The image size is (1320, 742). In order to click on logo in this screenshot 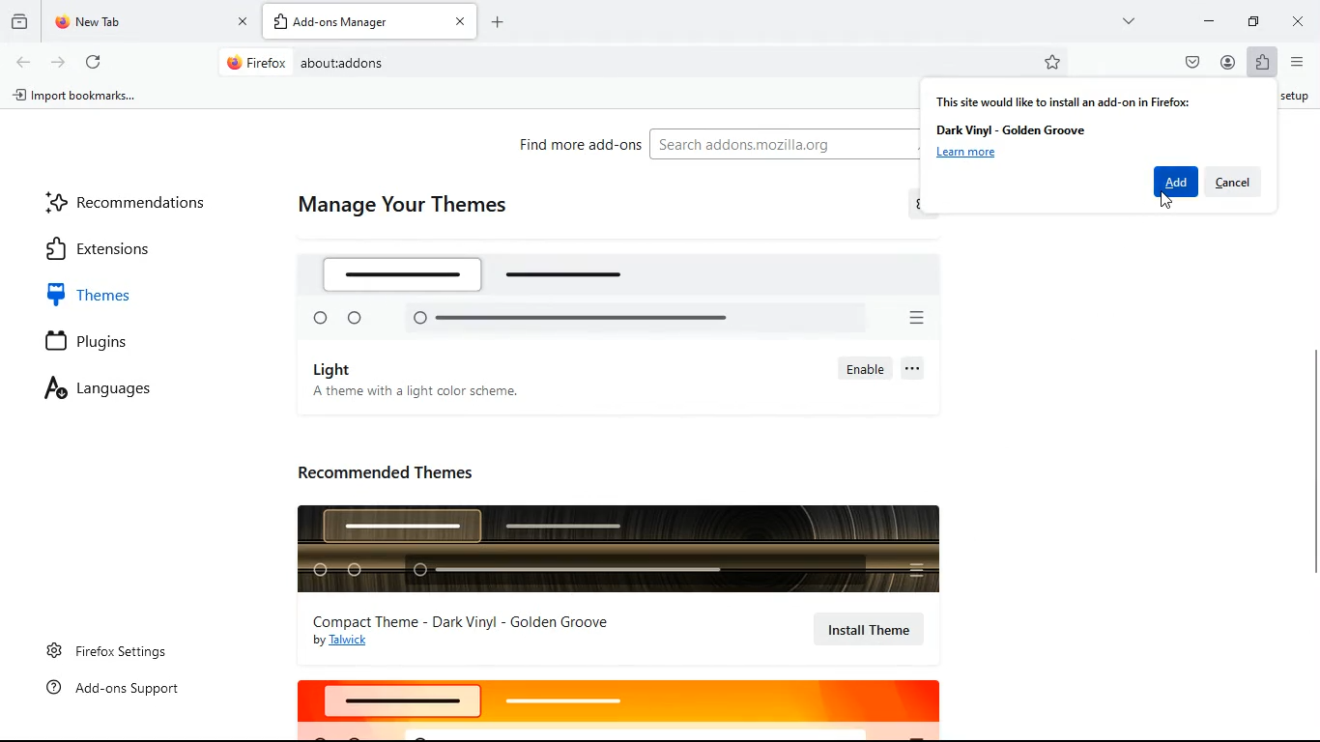, I will do `click(635, 291)`.